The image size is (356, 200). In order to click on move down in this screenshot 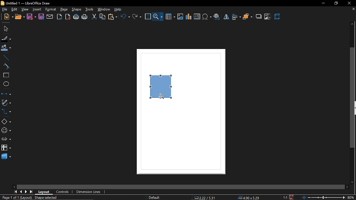, I will do `click(353, 182)`.